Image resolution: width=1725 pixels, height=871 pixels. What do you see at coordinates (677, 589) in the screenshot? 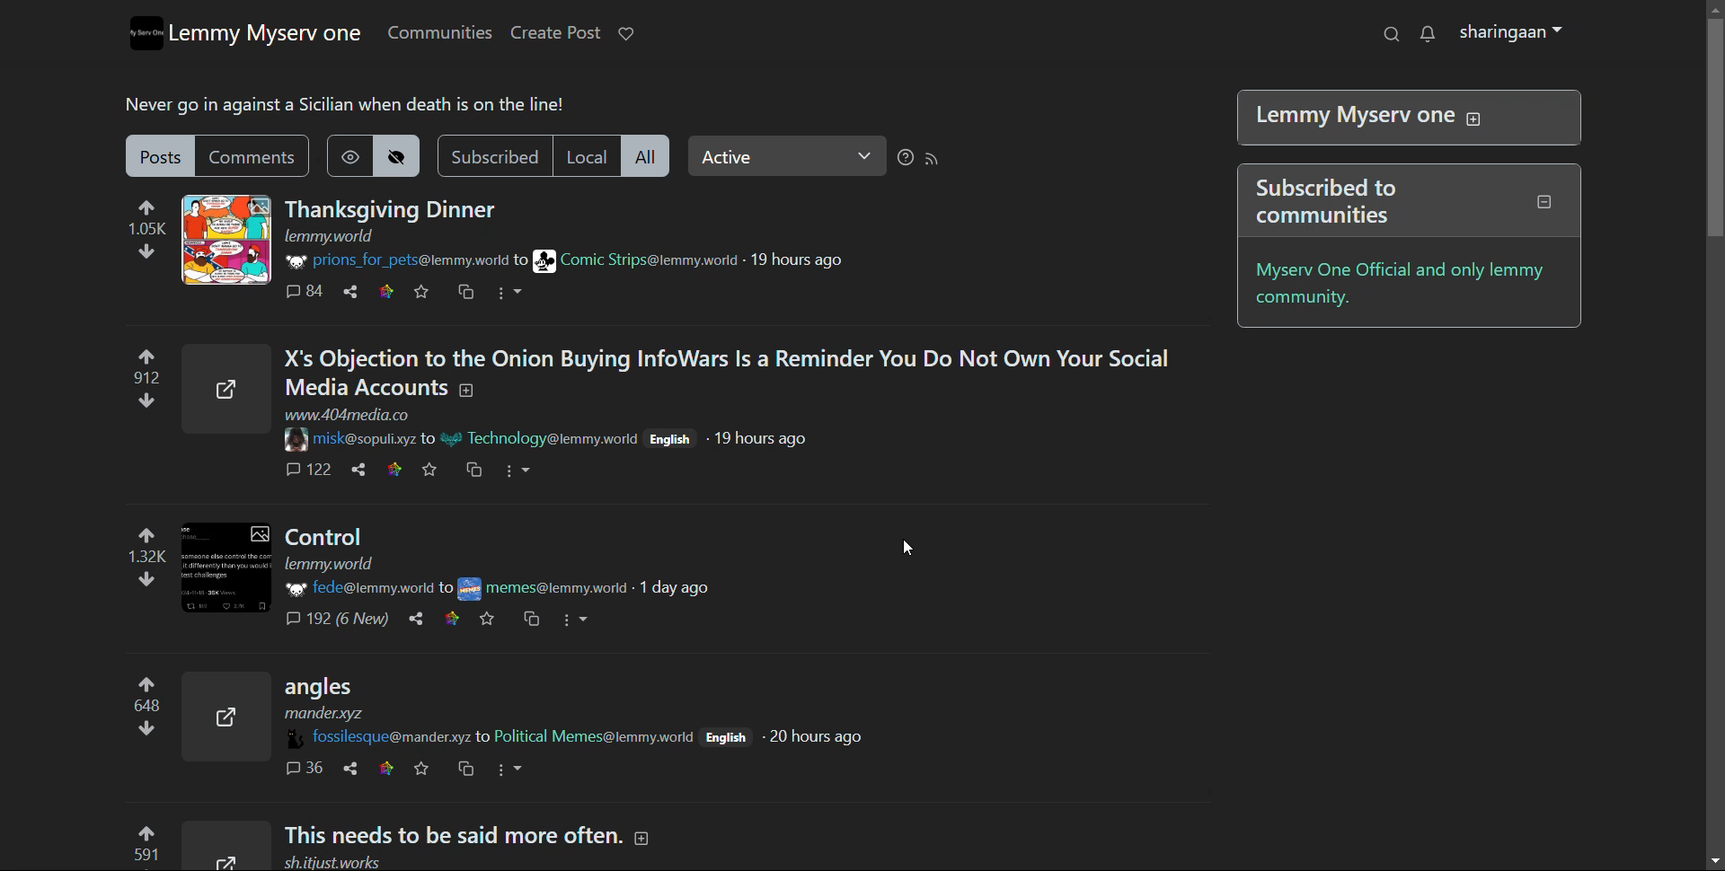
I see `1 day ago (post time)` at bounding box center [677, 589].